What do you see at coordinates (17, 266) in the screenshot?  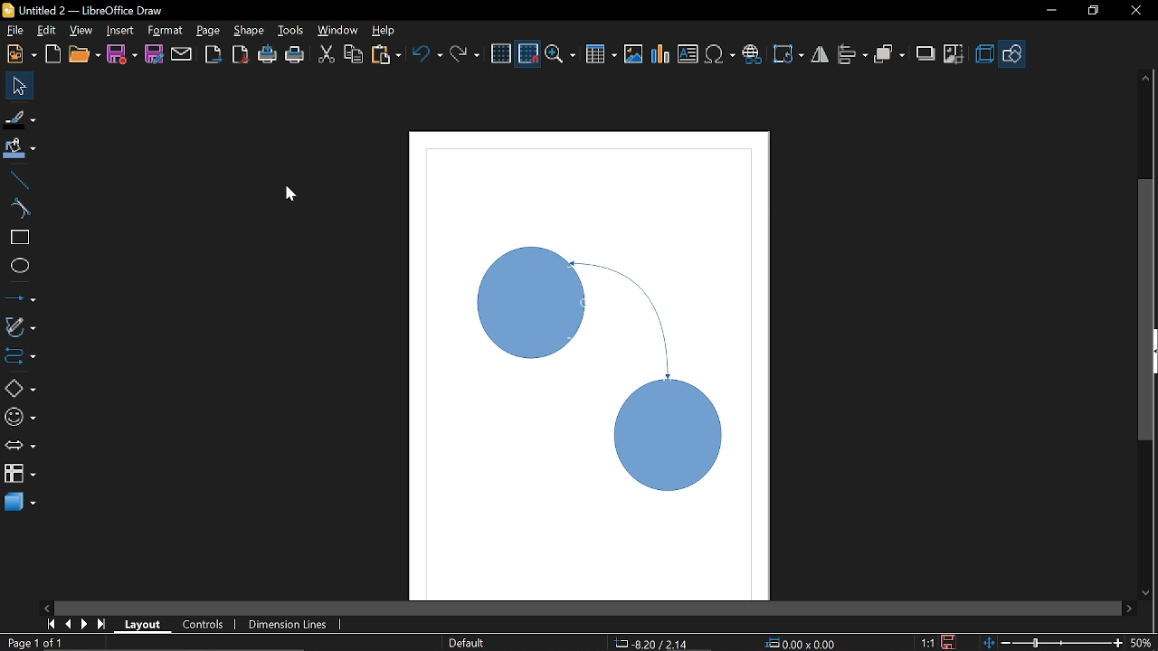 I see `Ellipse` at bounding box center [17, 266].